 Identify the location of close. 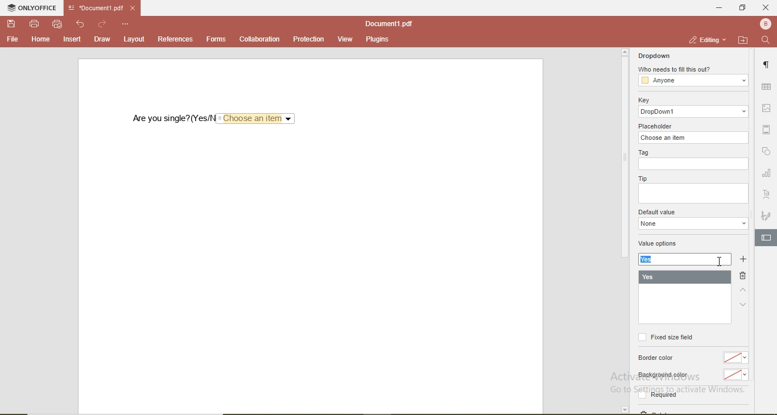
(766, 8).